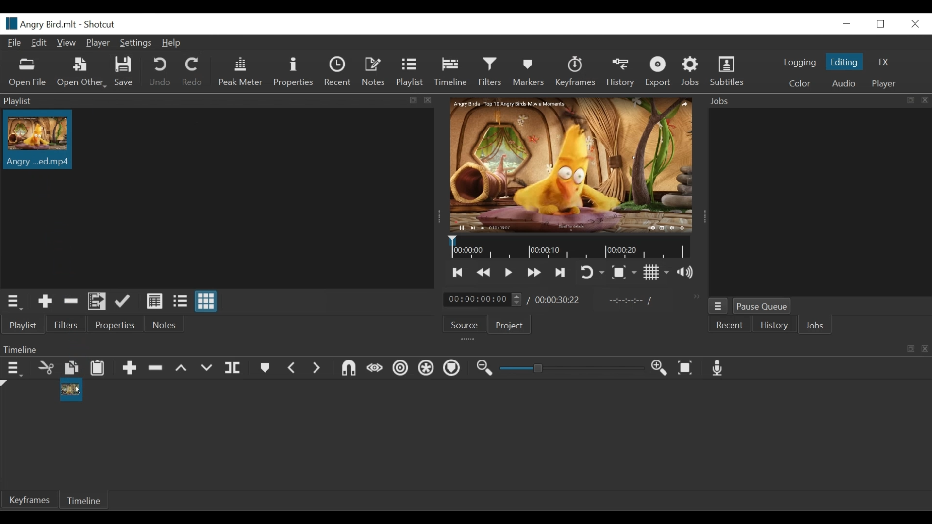 The image size is (932, 524). What do you see at coordinates (572, 164) in the screenshot?
I see `Media Viewer` at bounding box center [572, 164].